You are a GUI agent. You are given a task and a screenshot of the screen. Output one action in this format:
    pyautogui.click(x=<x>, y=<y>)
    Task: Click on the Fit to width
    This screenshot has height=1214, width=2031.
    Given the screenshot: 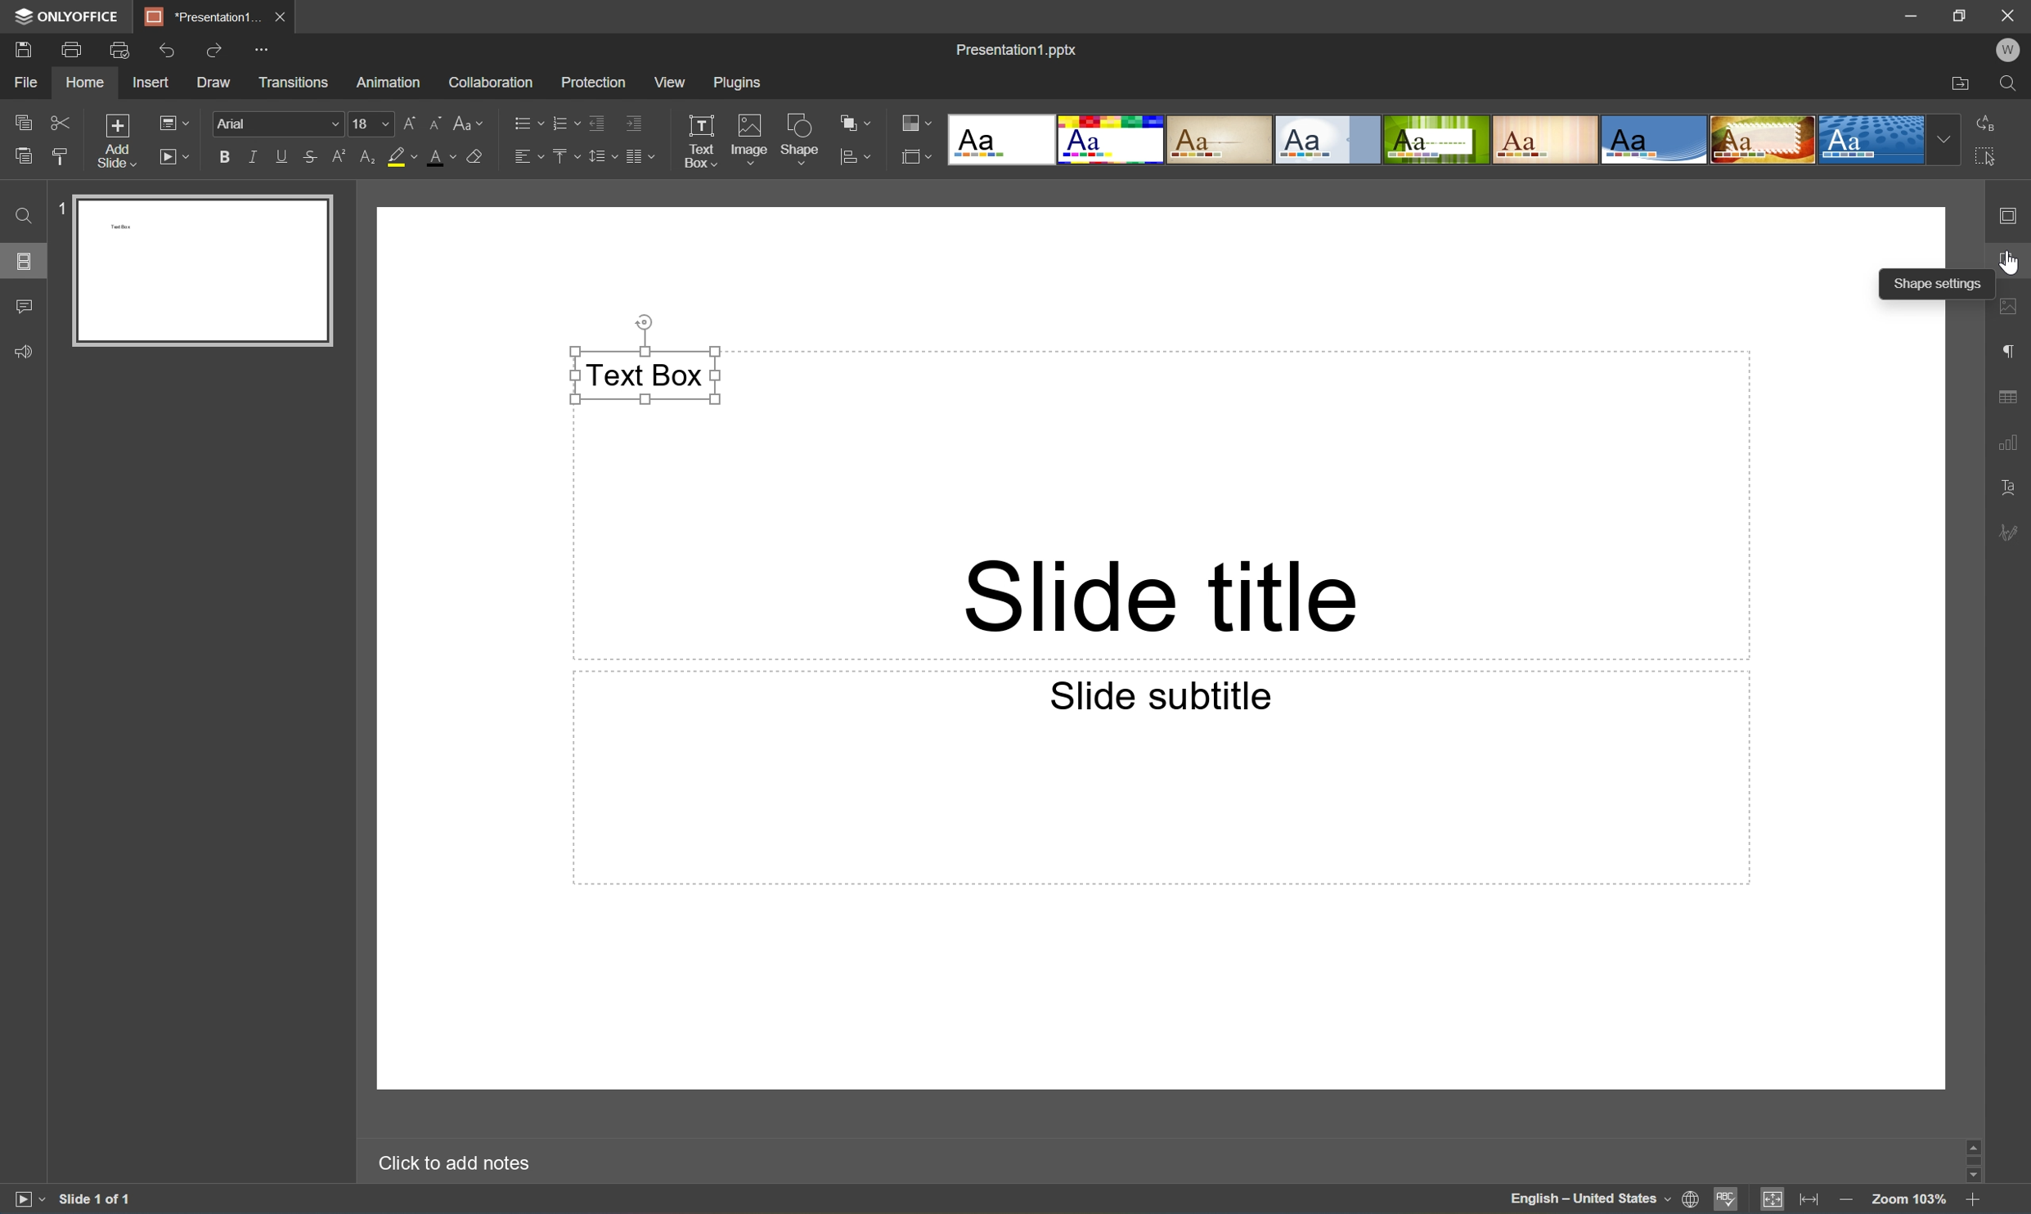 What is the action you would take?
    pyautogui.click(x=1809, y=1198)
    